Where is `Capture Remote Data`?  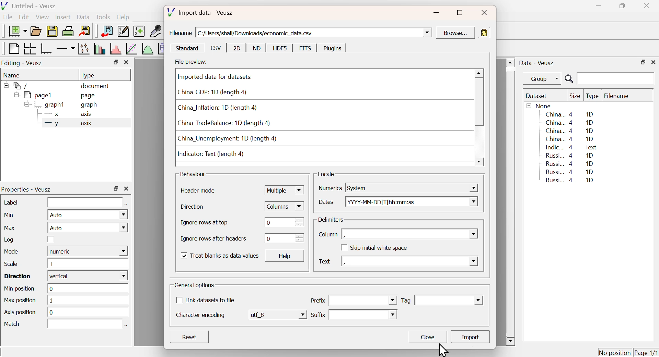 Capture Remote Data is located at coordinates (156, 30).